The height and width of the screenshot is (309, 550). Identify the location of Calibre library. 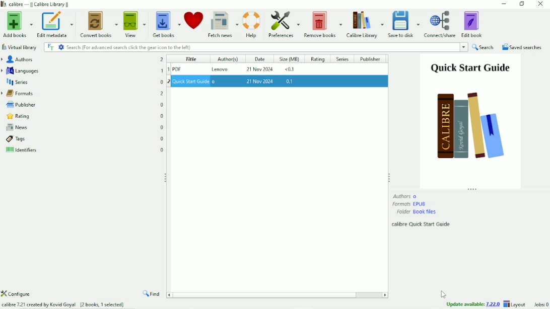
(365, 24).